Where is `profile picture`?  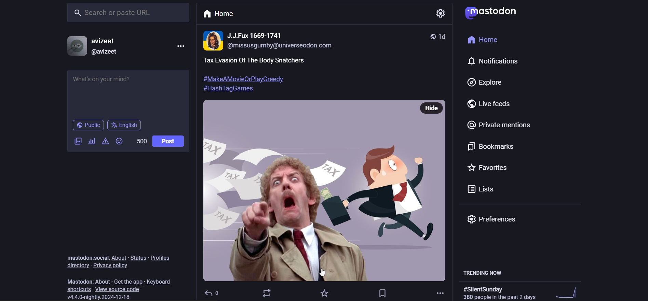 profile picture is located at coordinates (213, 41).